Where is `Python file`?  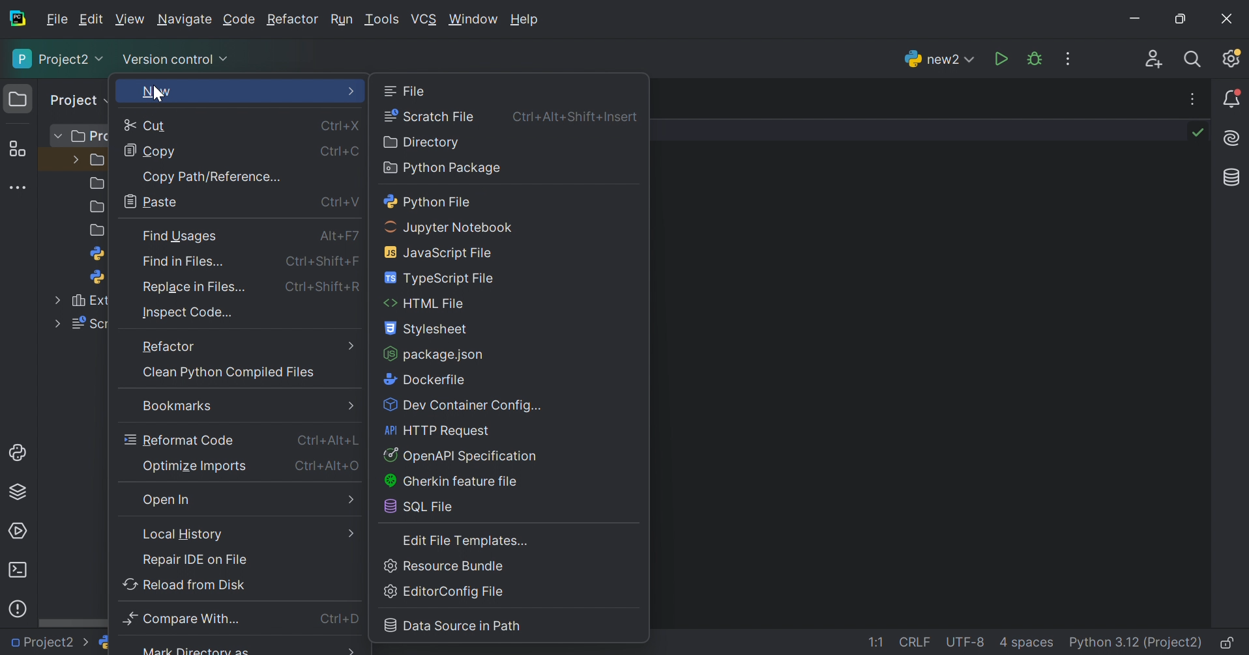 Python file is located at coordinates (429, 202).